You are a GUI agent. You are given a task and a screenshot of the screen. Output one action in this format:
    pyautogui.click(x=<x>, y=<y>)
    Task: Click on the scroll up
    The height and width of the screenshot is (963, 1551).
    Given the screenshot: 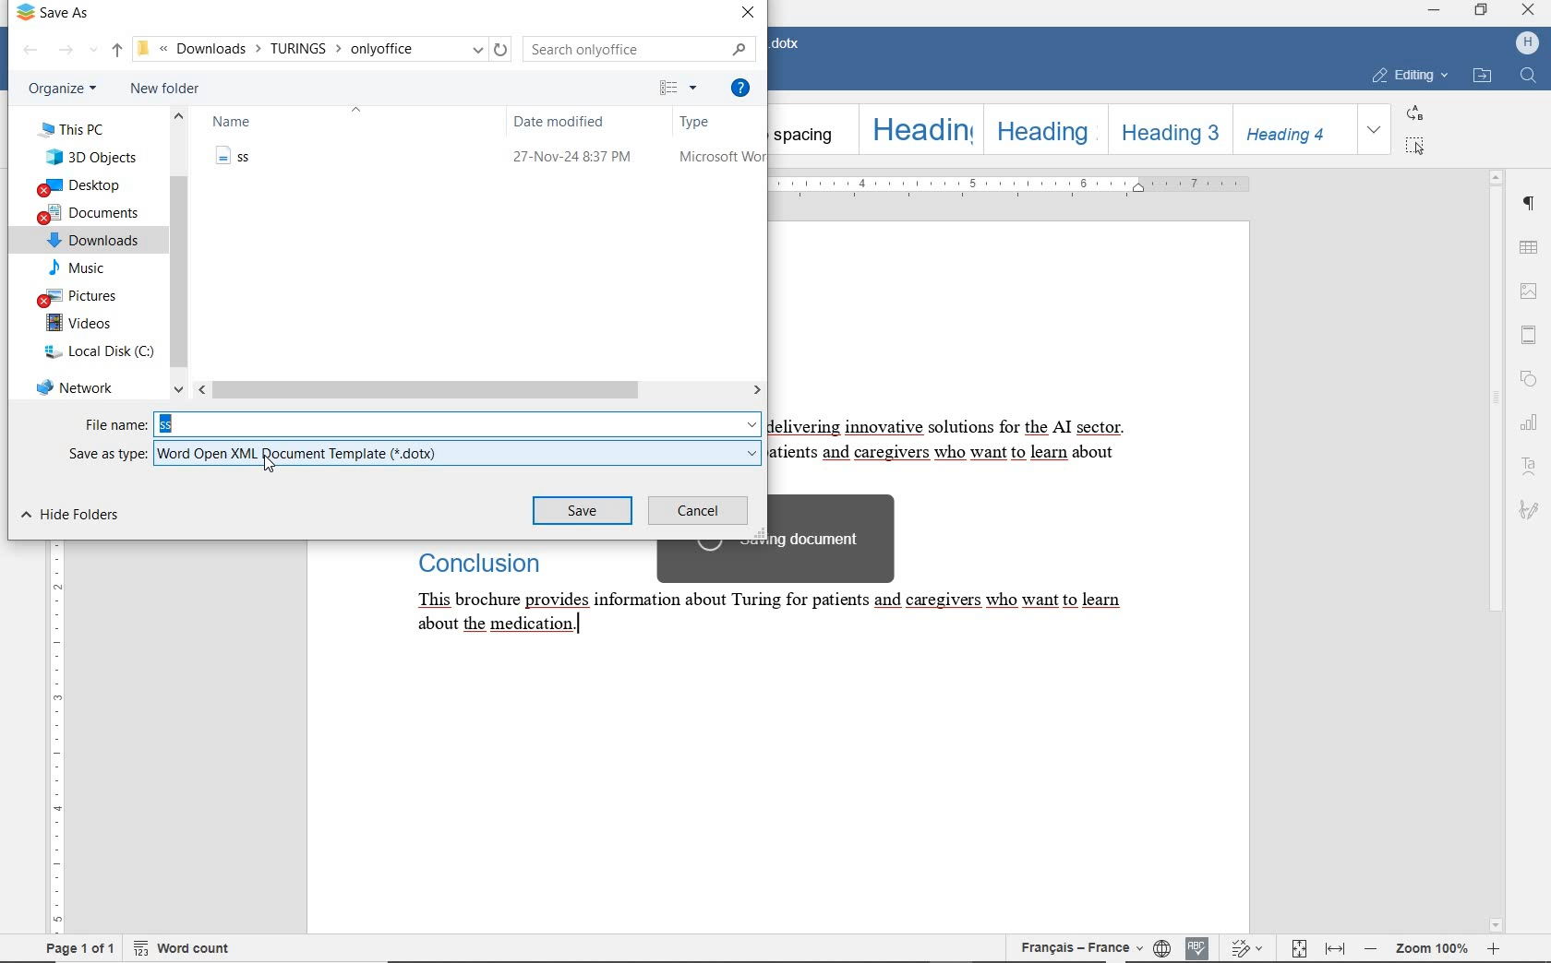 What is the action you would take?
    pyautogui.click(x=180, y=119)
    